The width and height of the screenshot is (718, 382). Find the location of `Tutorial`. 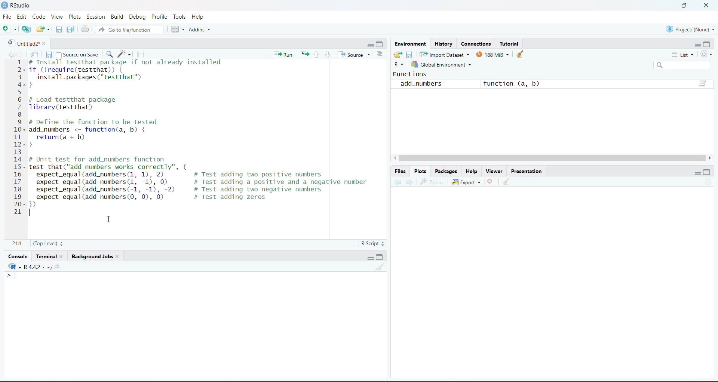

Tutorial is located at coordinates (509, 43).